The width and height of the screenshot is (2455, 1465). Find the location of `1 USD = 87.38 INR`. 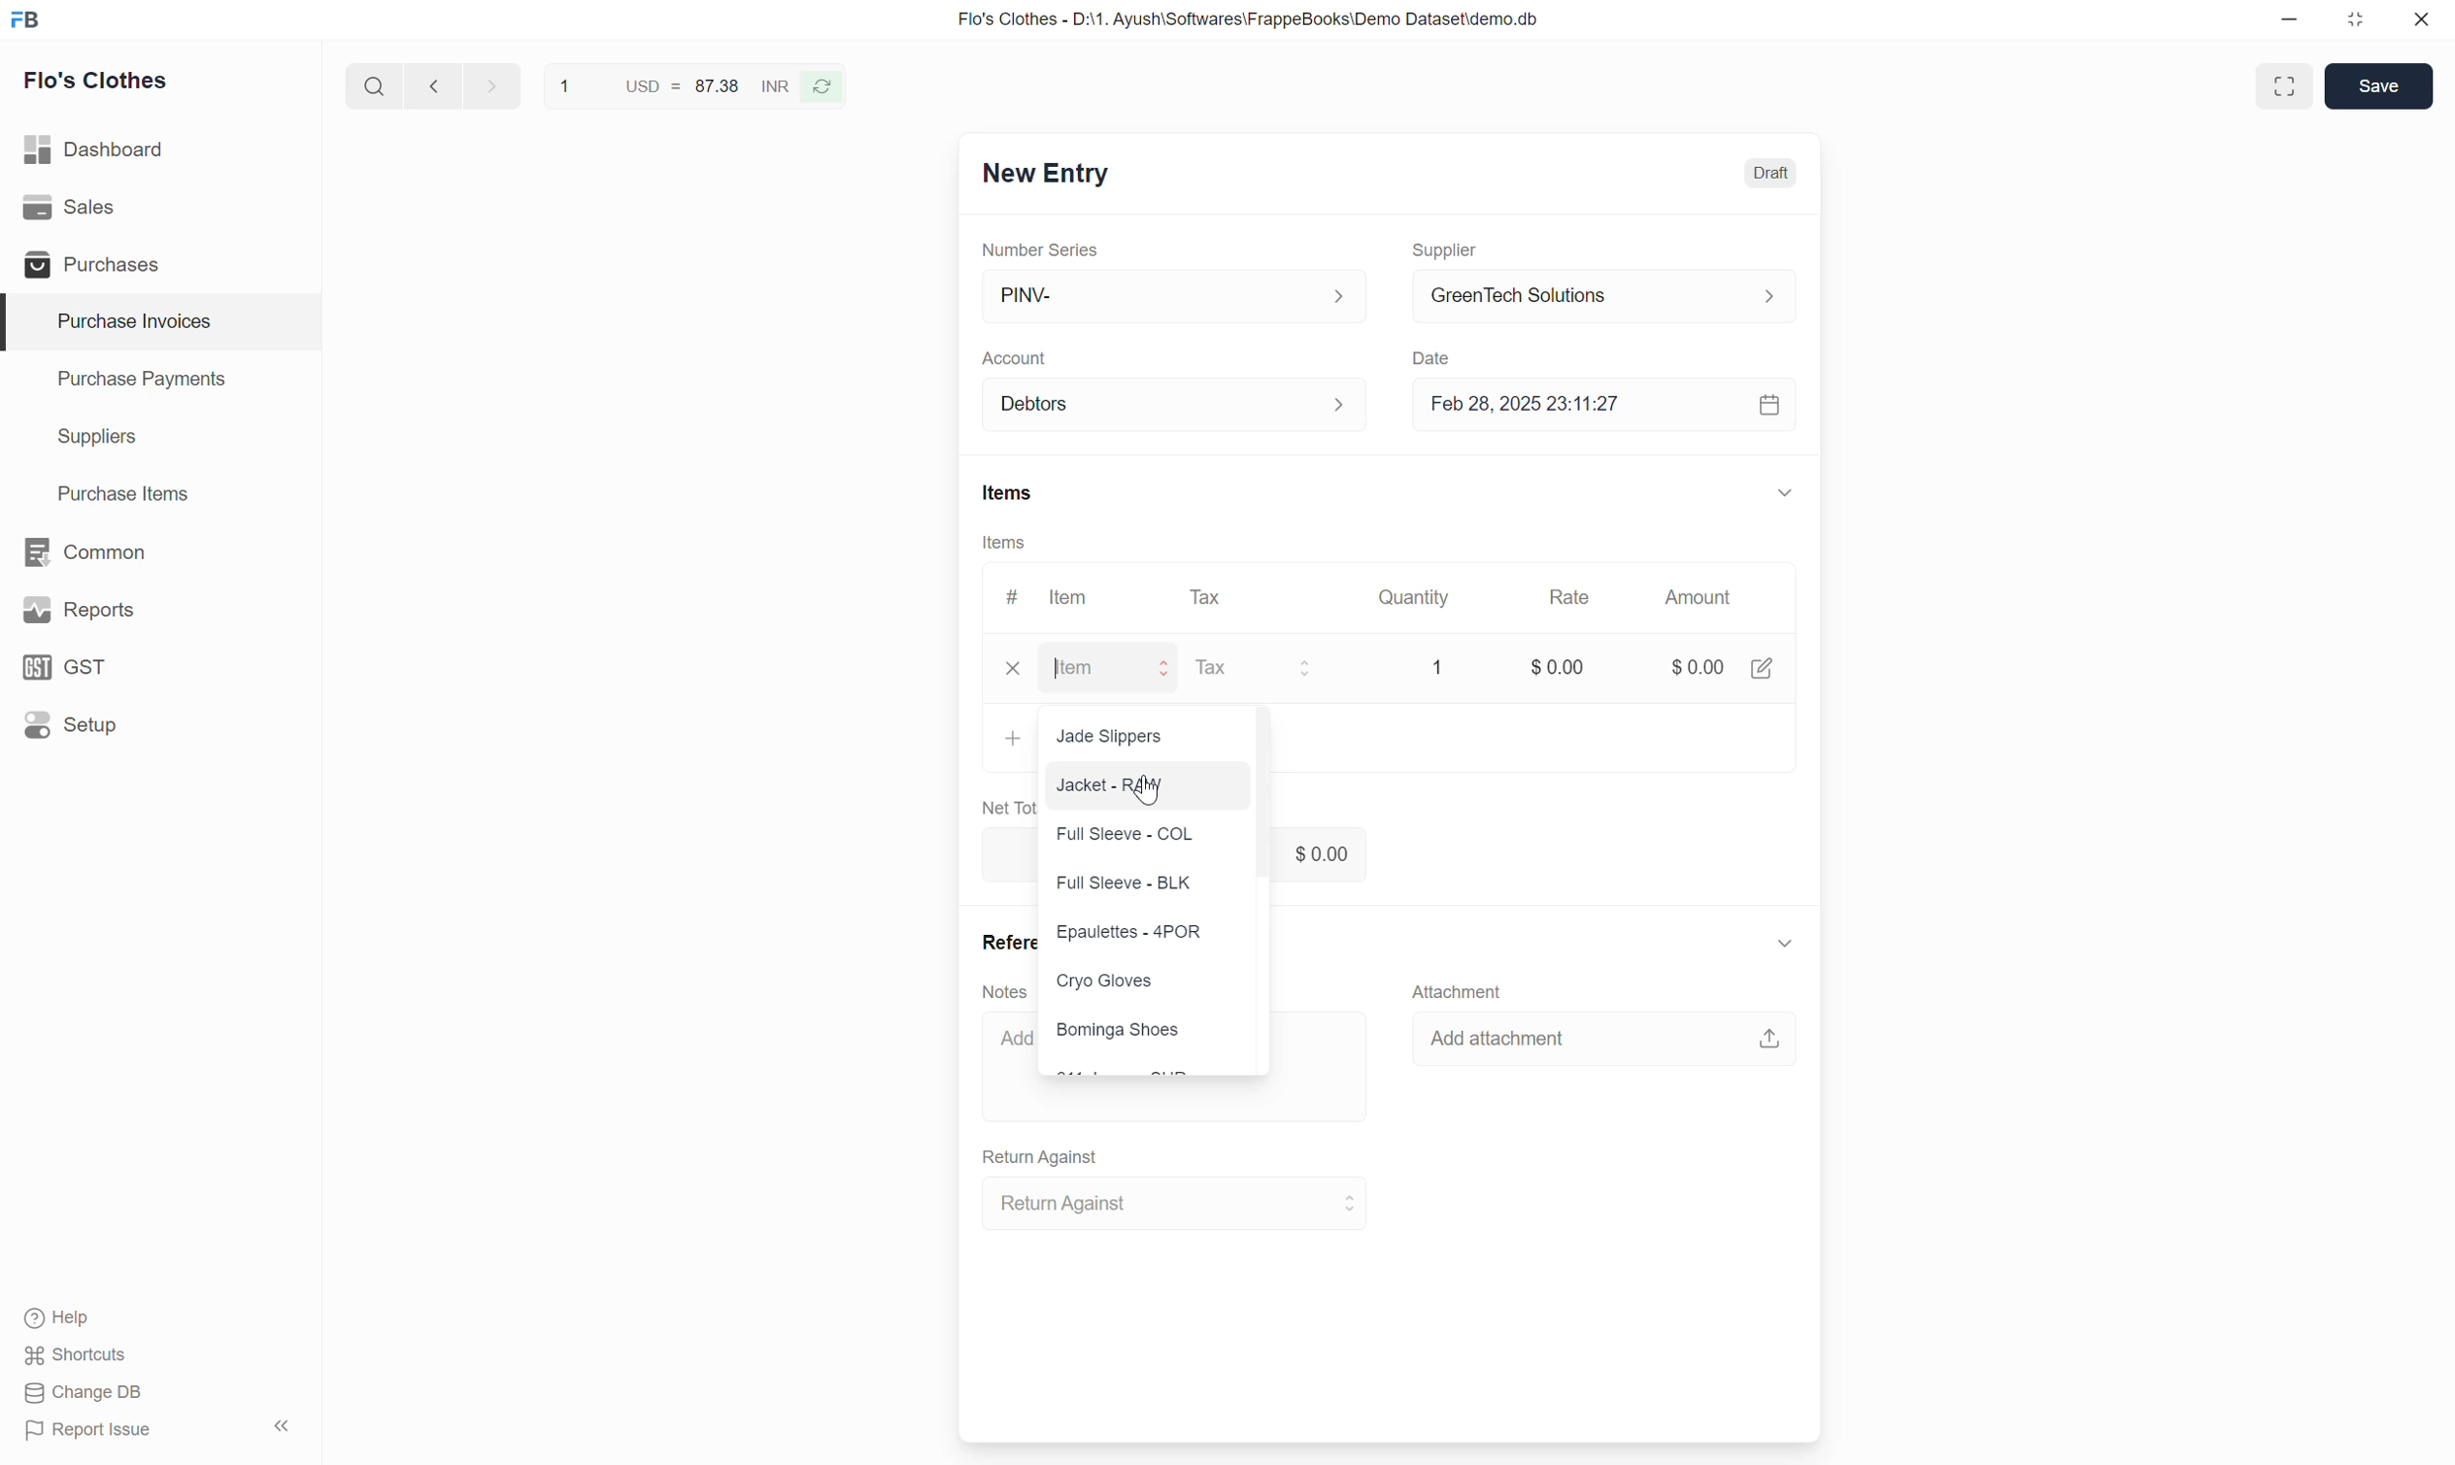

1 USD = 87.38 INR is located at coordinates (666, 86).